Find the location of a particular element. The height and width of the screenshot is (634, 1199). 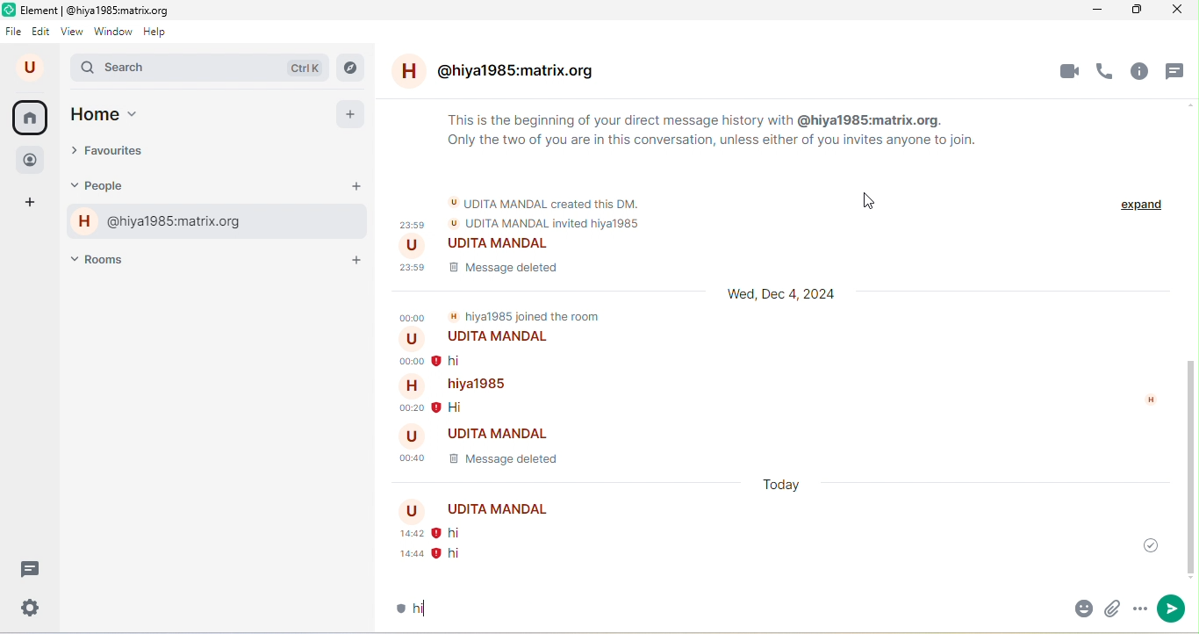

hi is located at coordinates (467, 361).